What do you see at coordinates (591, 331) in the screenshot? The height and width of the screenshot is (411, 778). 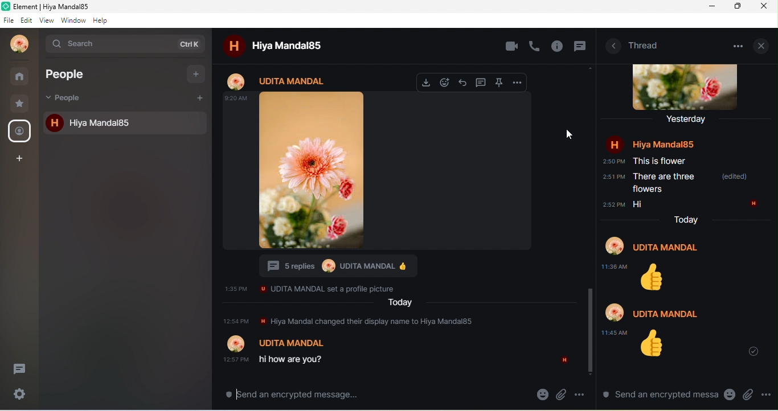 I see `vertical scroll bar` at bounding box center [591, 331].